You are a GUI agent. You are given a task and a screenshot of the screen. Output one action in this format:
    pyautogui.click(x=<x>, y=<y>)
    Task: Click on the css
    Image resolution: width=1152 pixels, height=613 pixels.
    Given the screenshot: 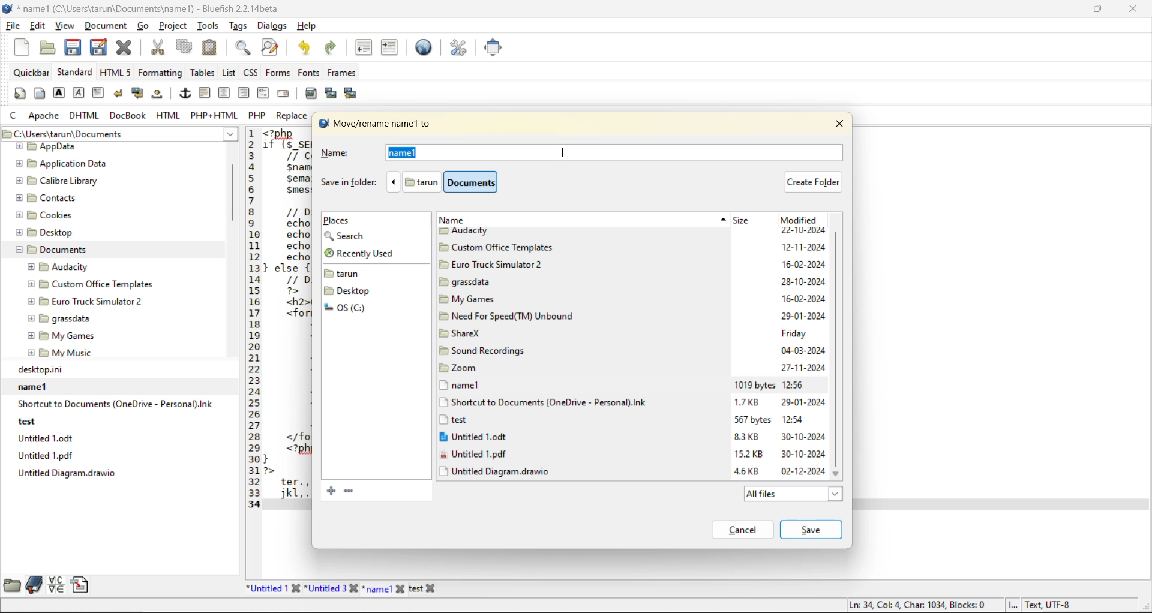 What is the action you would take?
    pyautogui.click(x=251, y=73)
    